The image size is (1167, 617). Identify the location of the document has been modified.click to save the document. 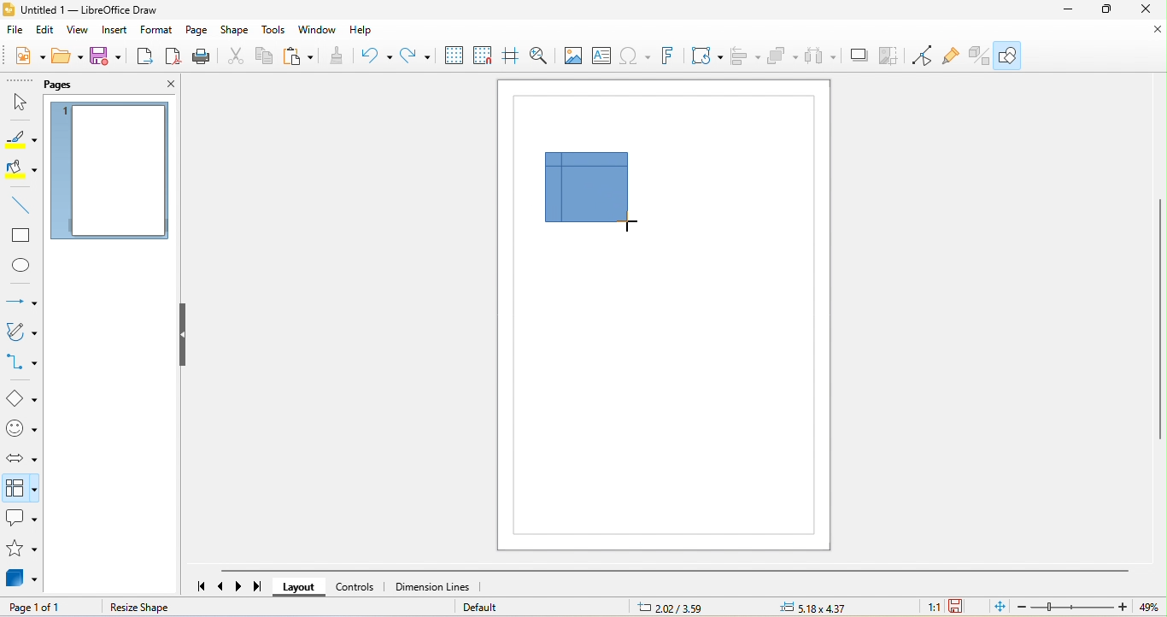
(959, 607).